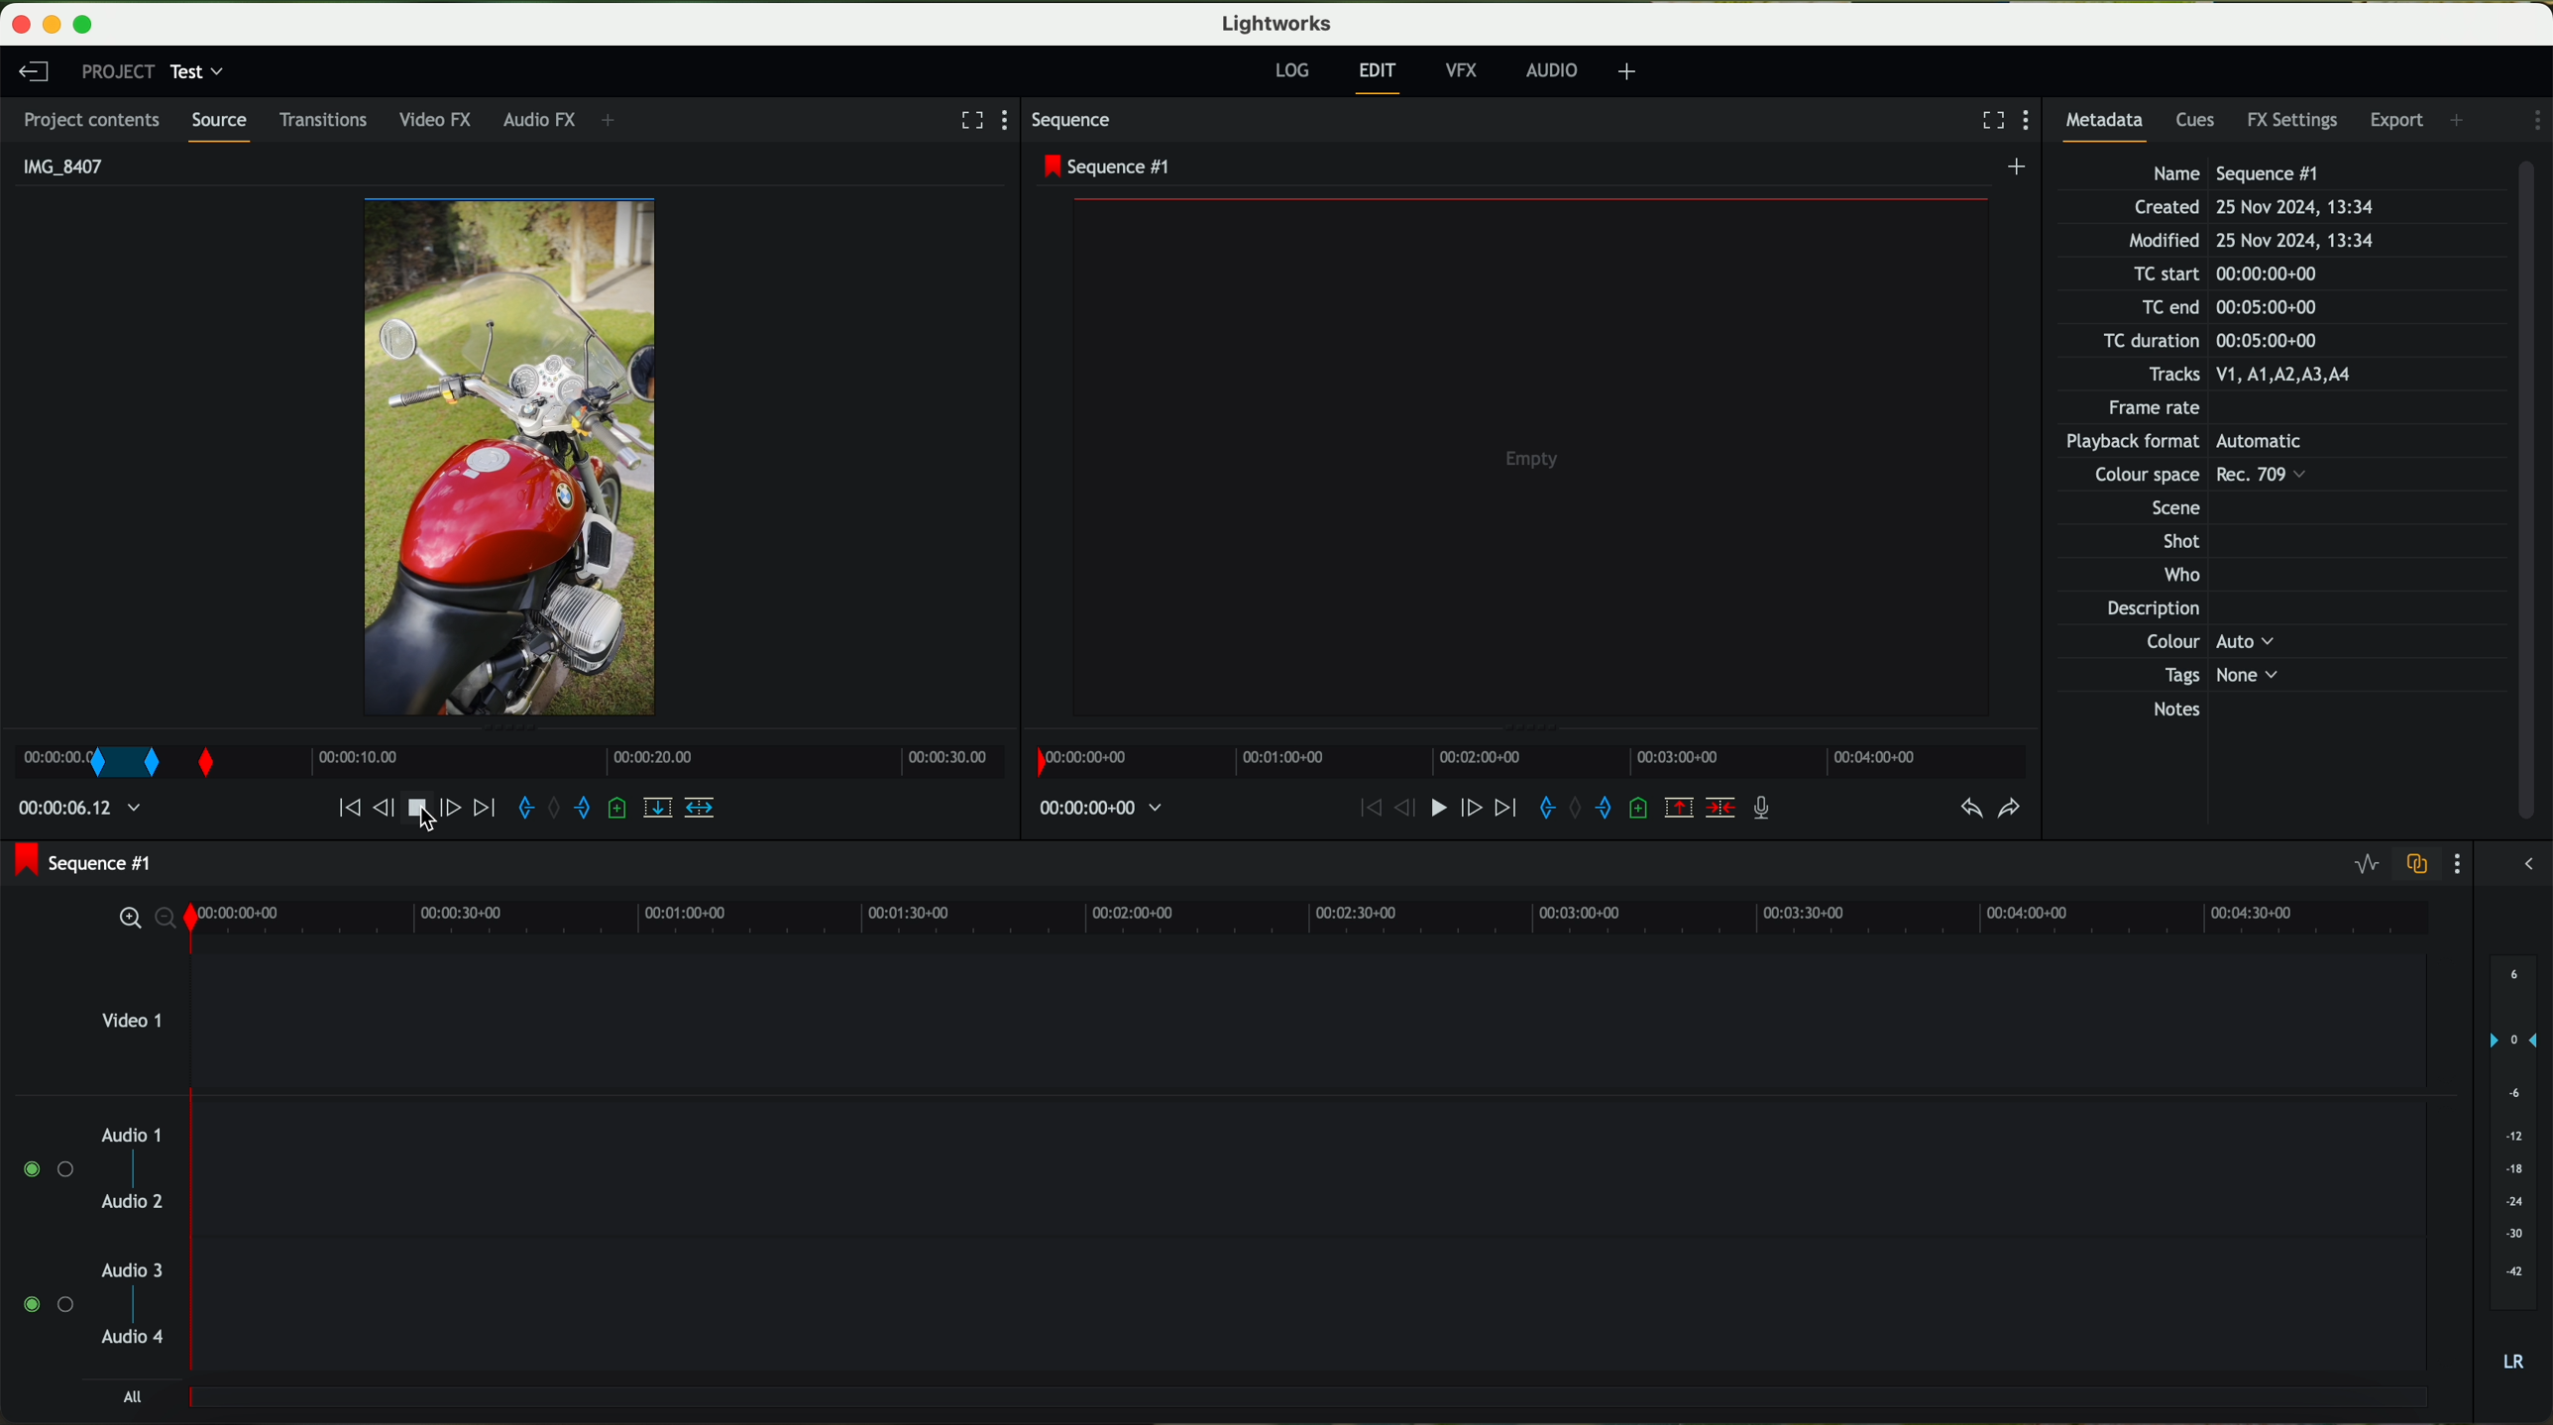  Describe the element at coordinates (1078, 123) in the screenshot. I see `sequence` at that location.